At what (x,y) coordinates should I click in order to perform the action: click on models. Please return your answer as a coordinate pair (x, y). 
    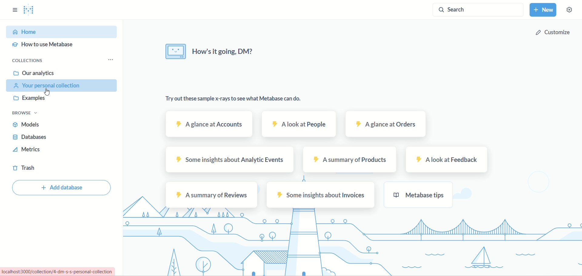
    Looking at the image, I should click on (29, 126).